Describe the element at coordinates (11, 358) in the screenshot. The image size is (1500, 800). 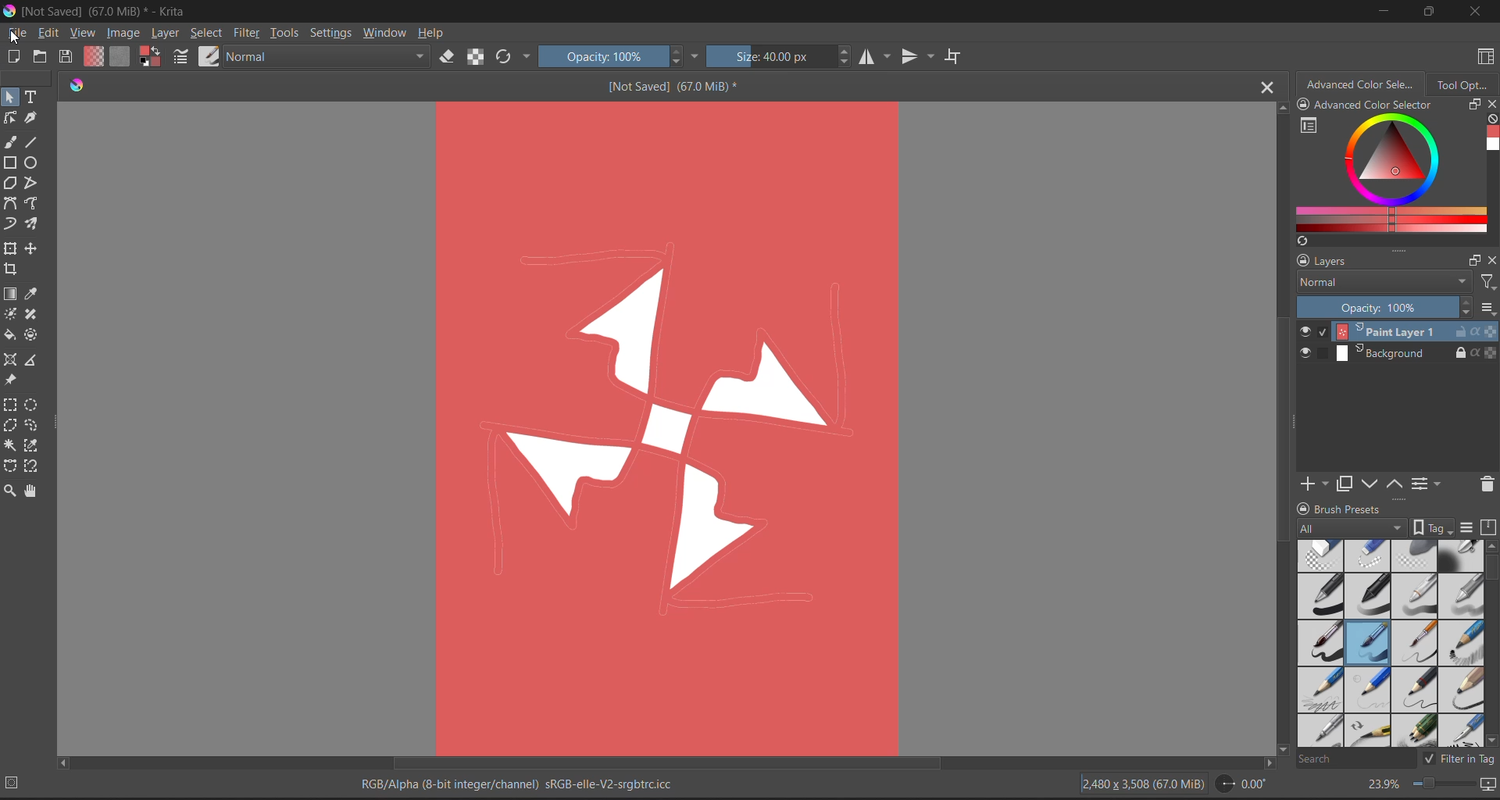
I see `tools` at that location.